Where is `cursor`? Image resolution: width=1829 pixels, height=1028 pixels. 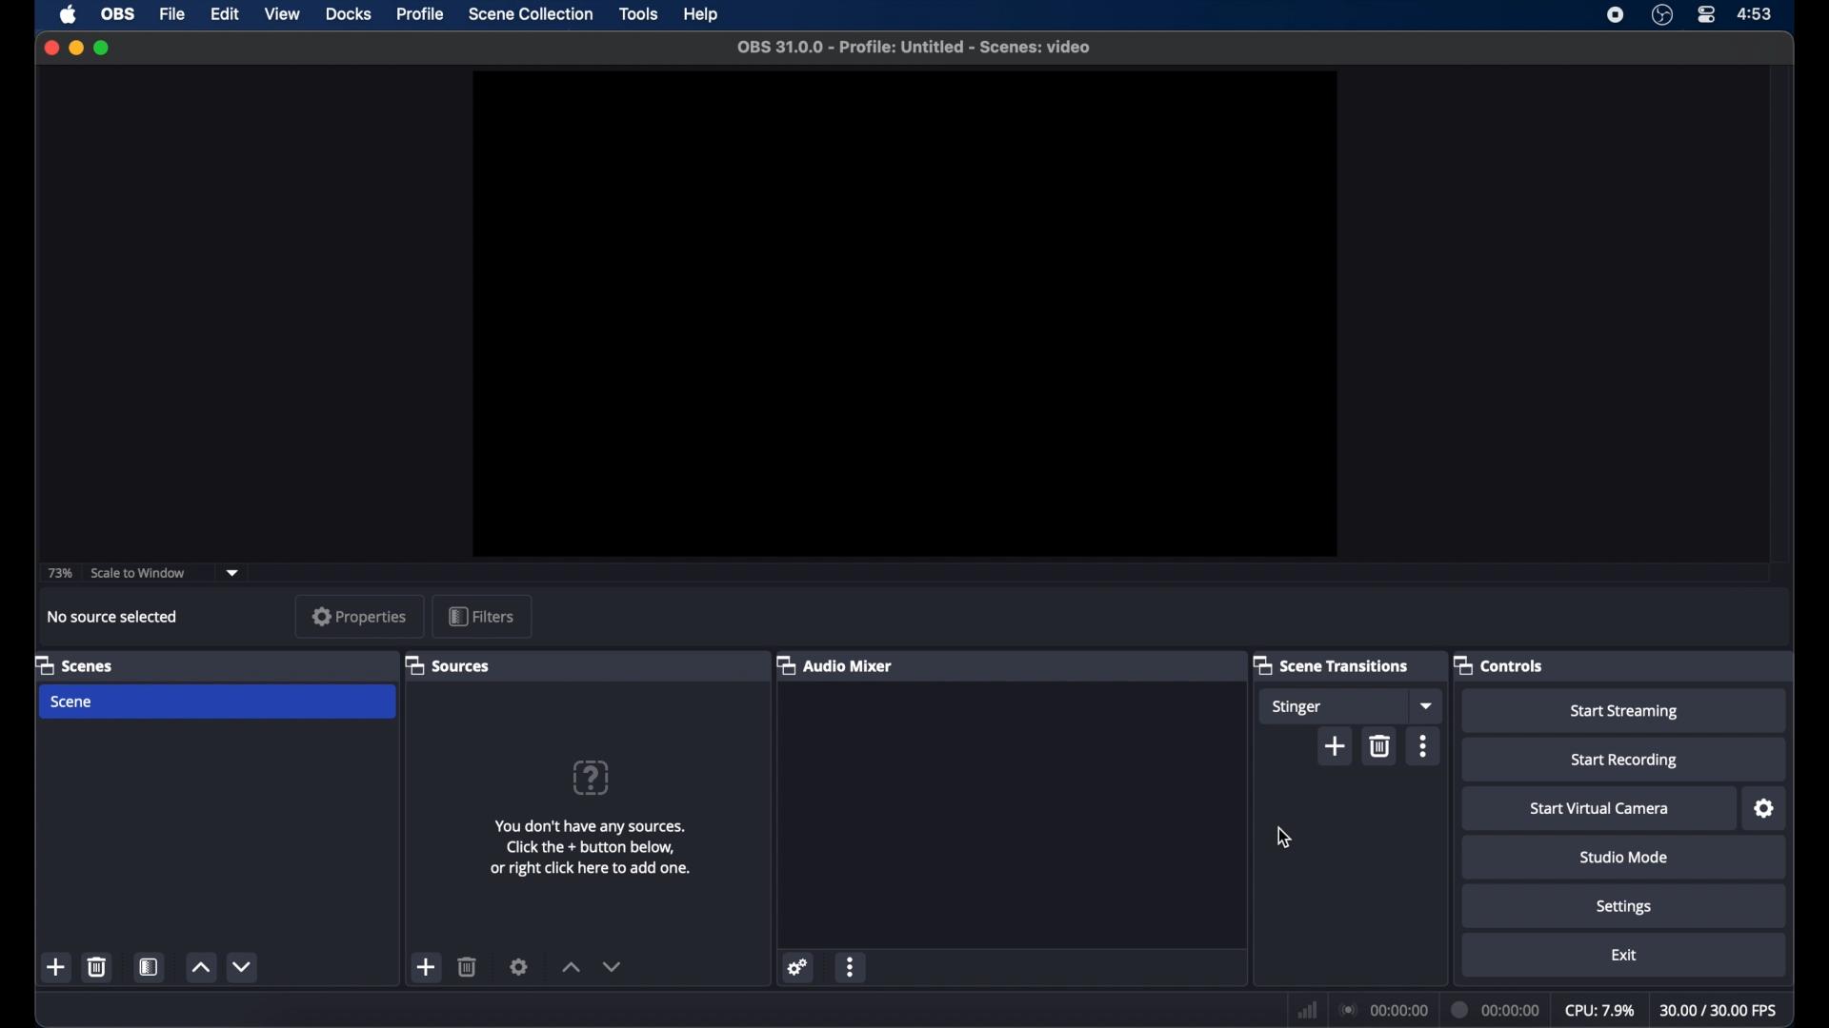
cursor is located at coordinates (1282, 838).